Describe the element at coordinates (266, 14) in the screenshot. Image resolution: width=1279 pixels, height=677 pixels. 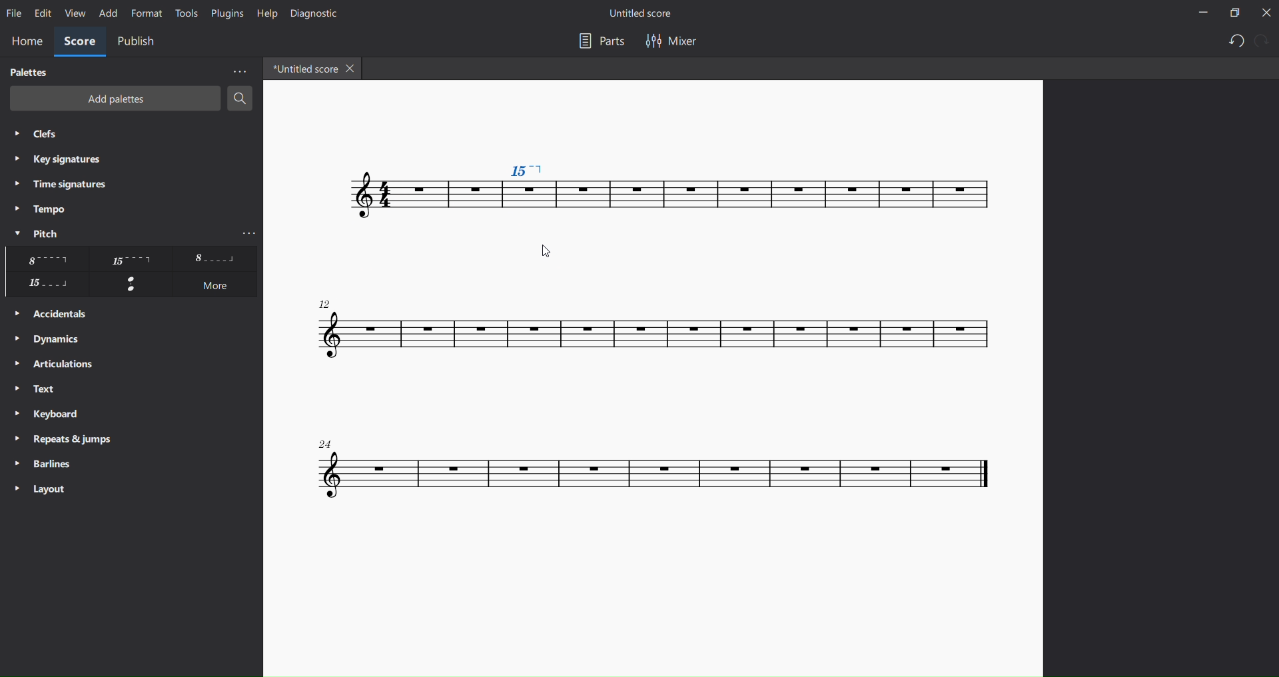
I see `help` at that location.